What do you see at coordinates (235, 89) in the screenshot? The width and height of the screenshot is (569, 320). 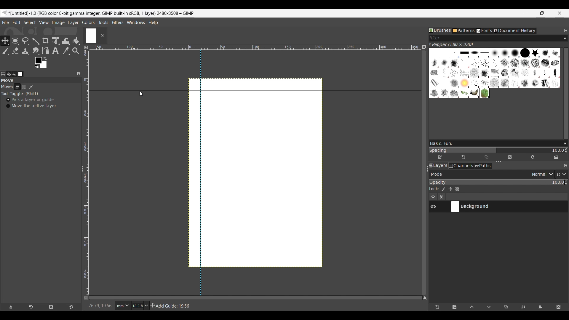 I see `Horizontal guideline dragged on to canvas` at bounding box center [235, 89].